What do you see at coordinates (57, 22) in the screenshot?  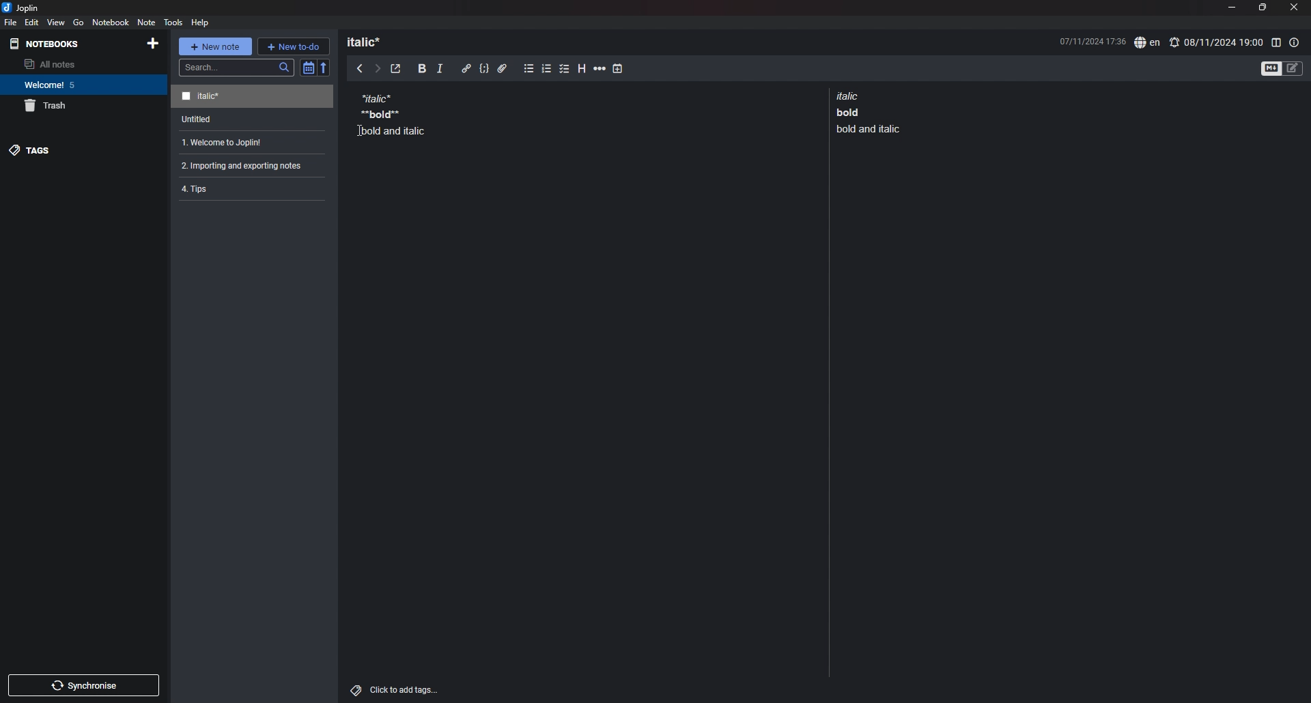 I see `view` at bounding box center [57, 22].